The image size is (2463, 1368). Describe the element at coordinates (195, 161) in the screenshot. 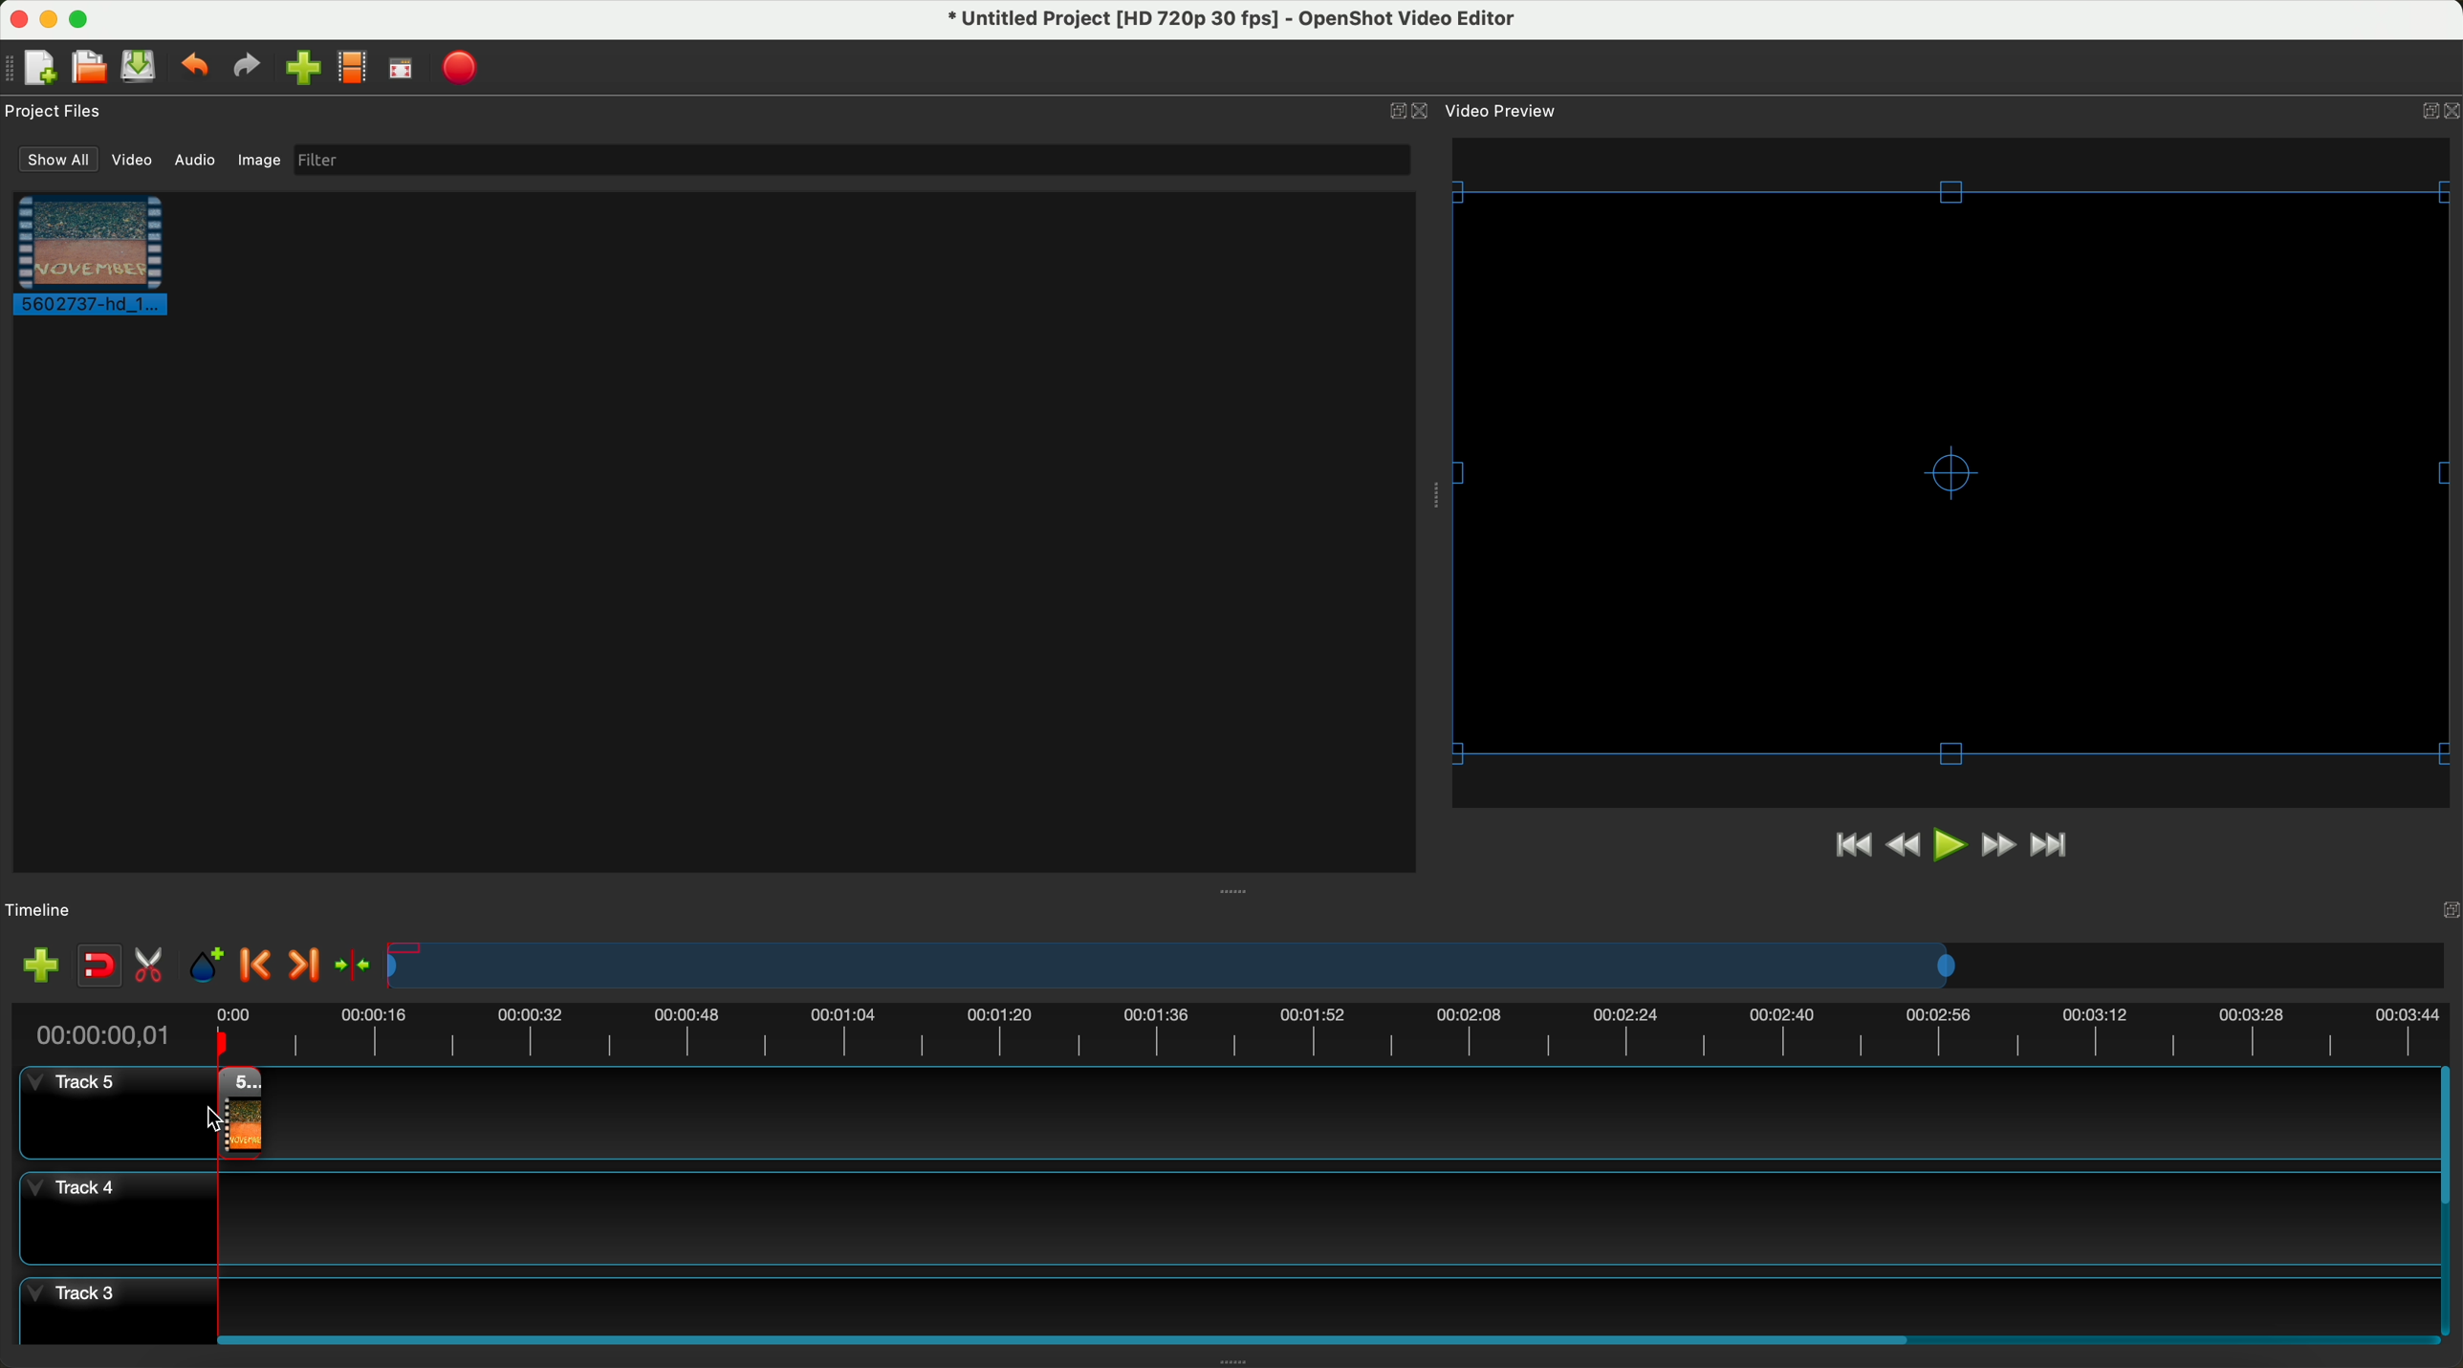

I see `audio` at that location.